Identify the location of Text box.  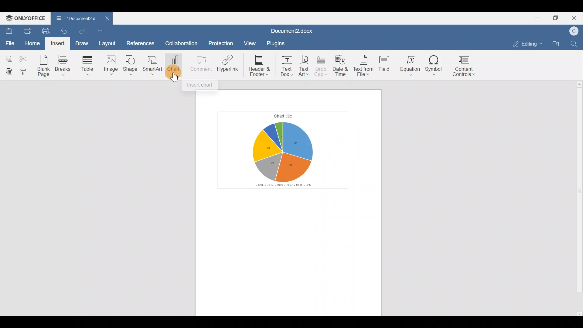
(285, 65).